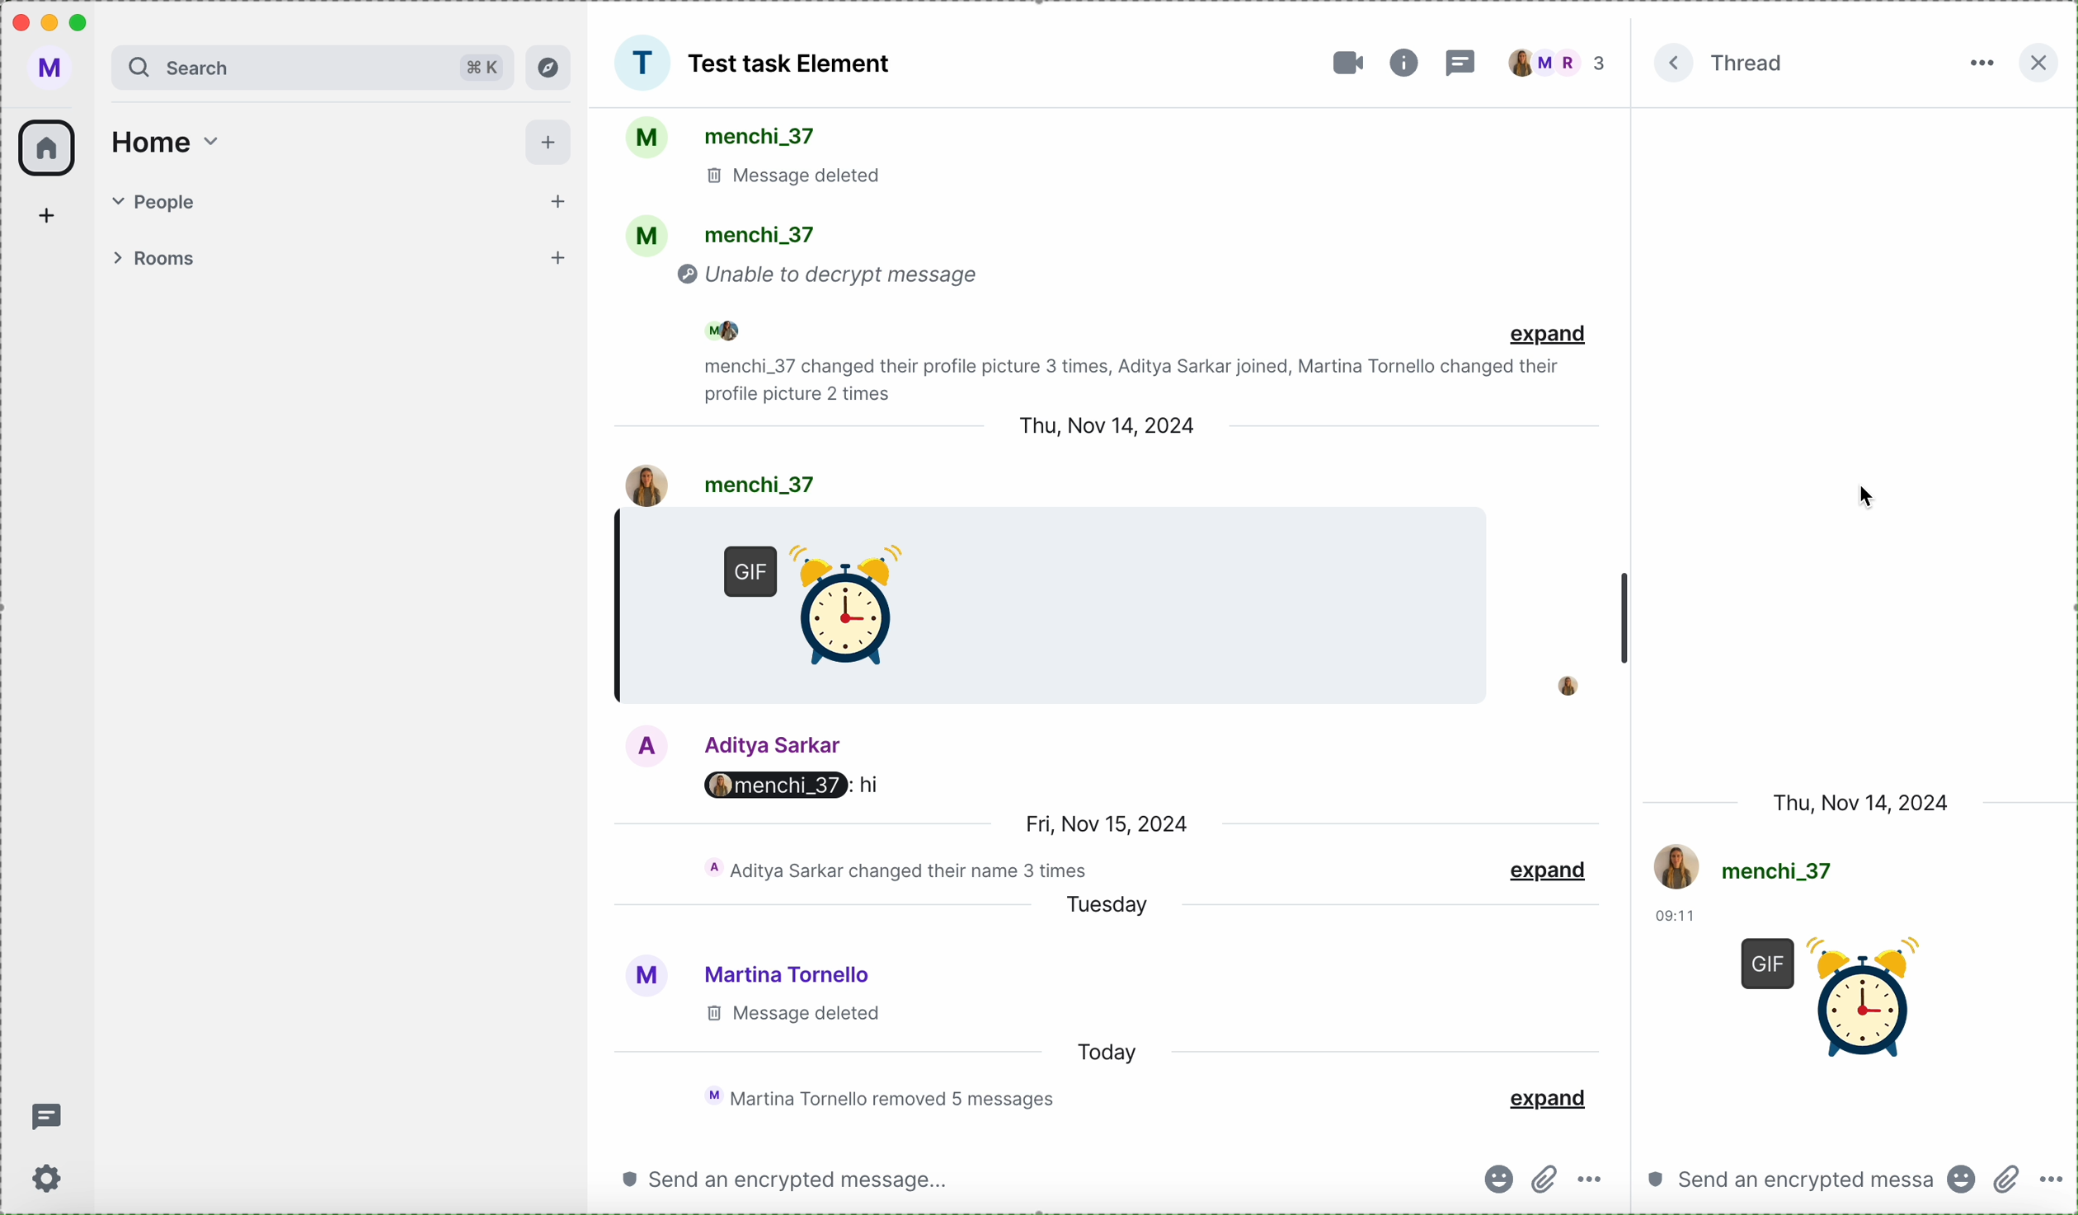 The height and width of the screenshot is (1215, 2078). I want to click on maximize program, so click(86, 20).